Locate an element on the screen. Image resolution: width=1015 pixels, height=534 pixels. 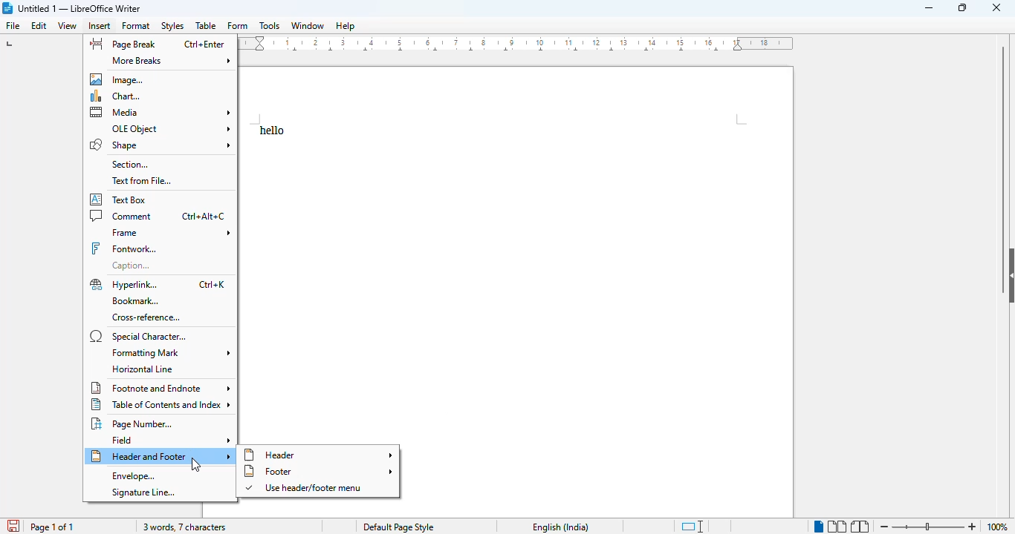
header is located at coordinates (320, 455).